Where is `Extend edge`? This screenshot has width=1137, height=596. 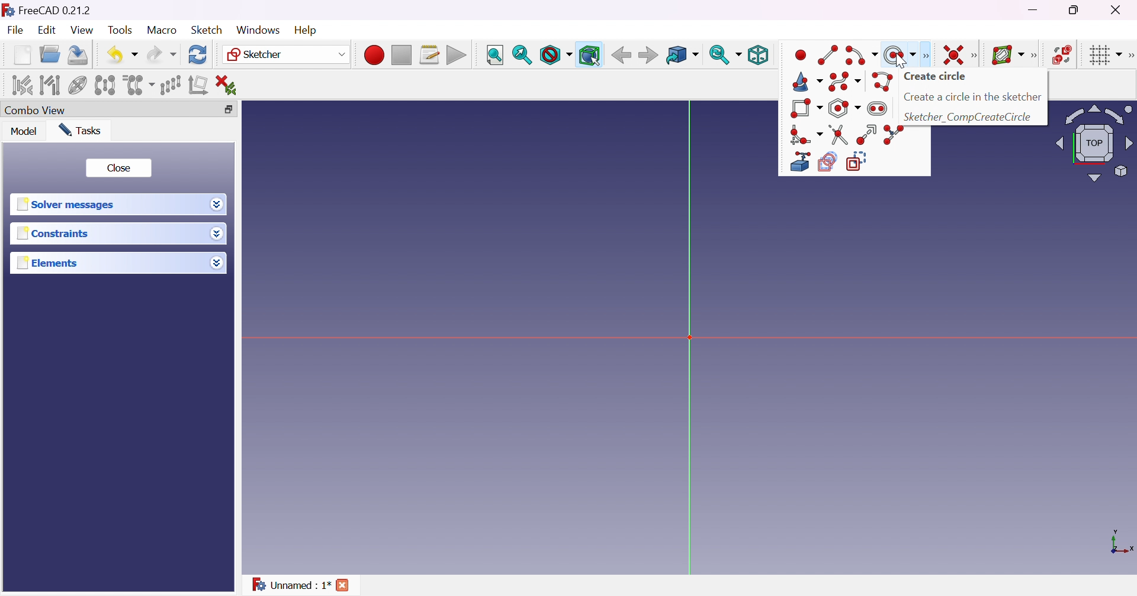
Extend edge is located at coordinates (866, 135).